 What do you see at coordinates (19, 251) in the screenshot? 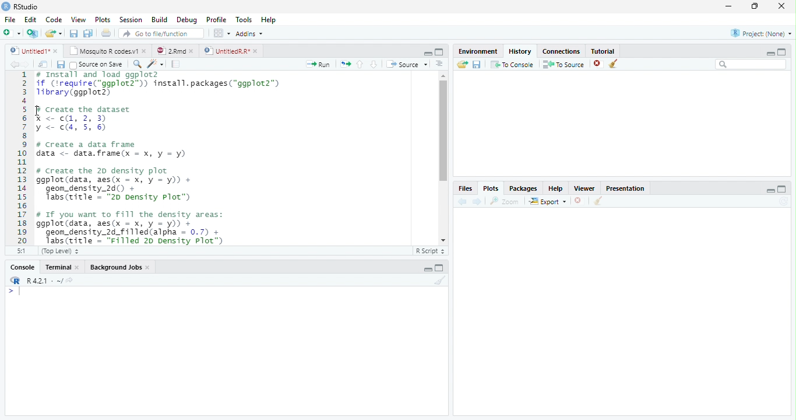
I see `5:1` at bounding box center [19, 251].